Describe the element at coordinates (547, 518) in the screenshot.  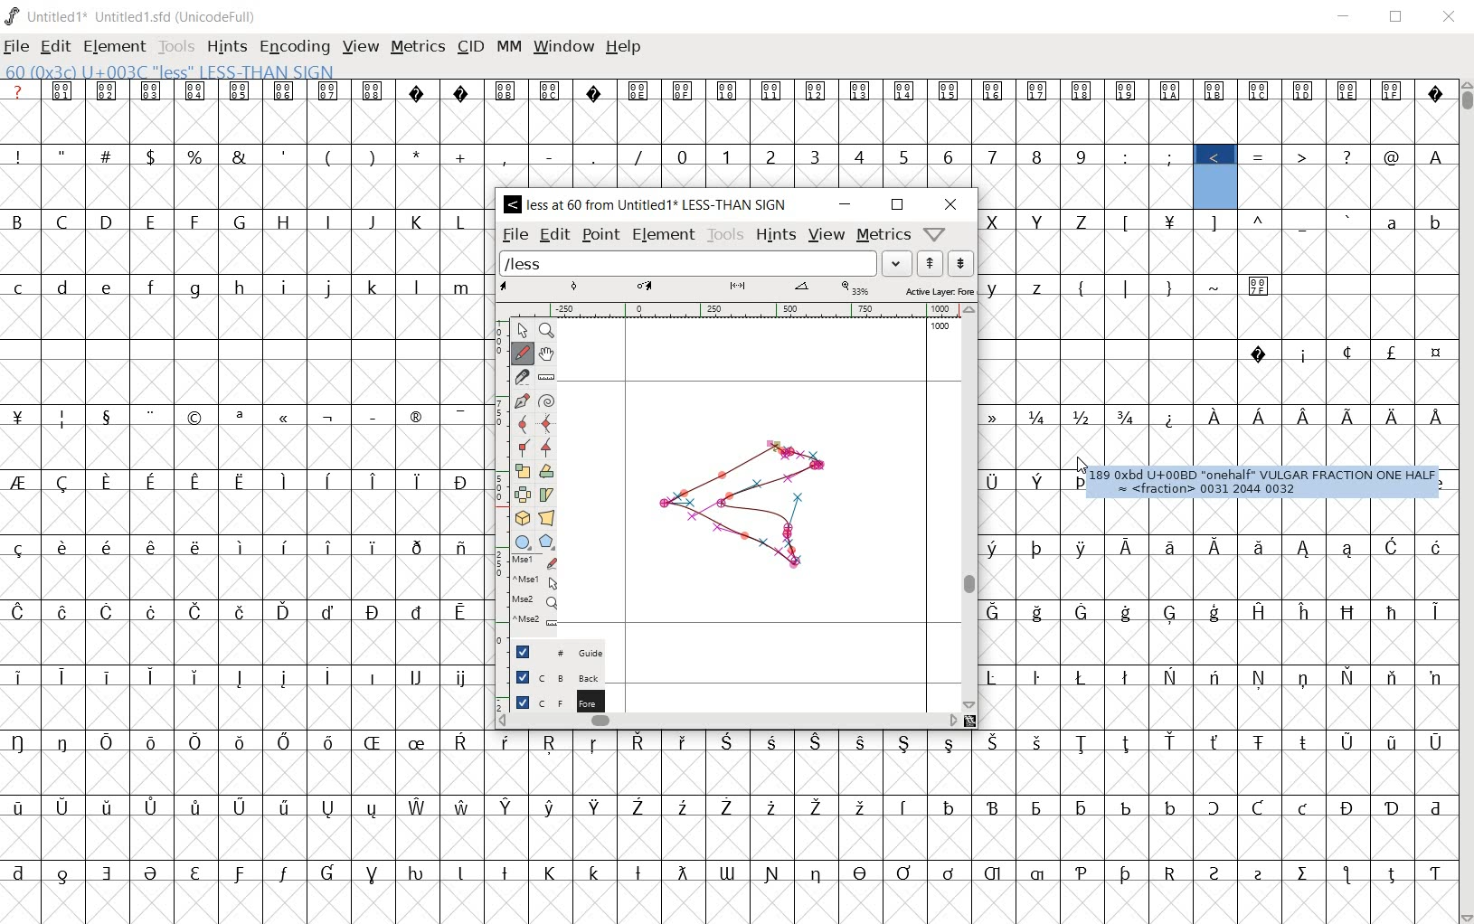
I see `perform a perspective transformation on the selection` at that location.